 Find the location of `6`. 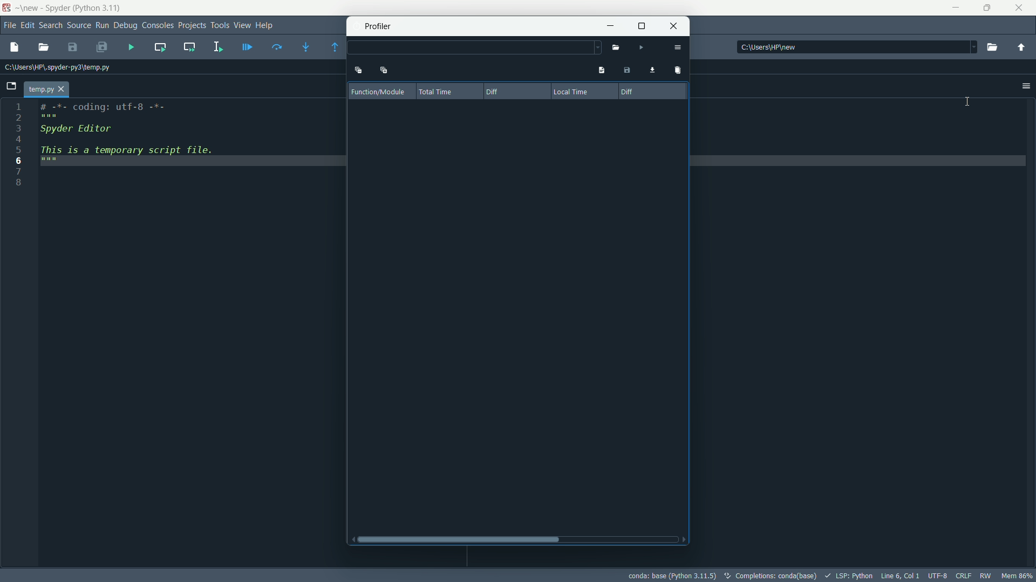

6 is located at coordinates (20, 161).